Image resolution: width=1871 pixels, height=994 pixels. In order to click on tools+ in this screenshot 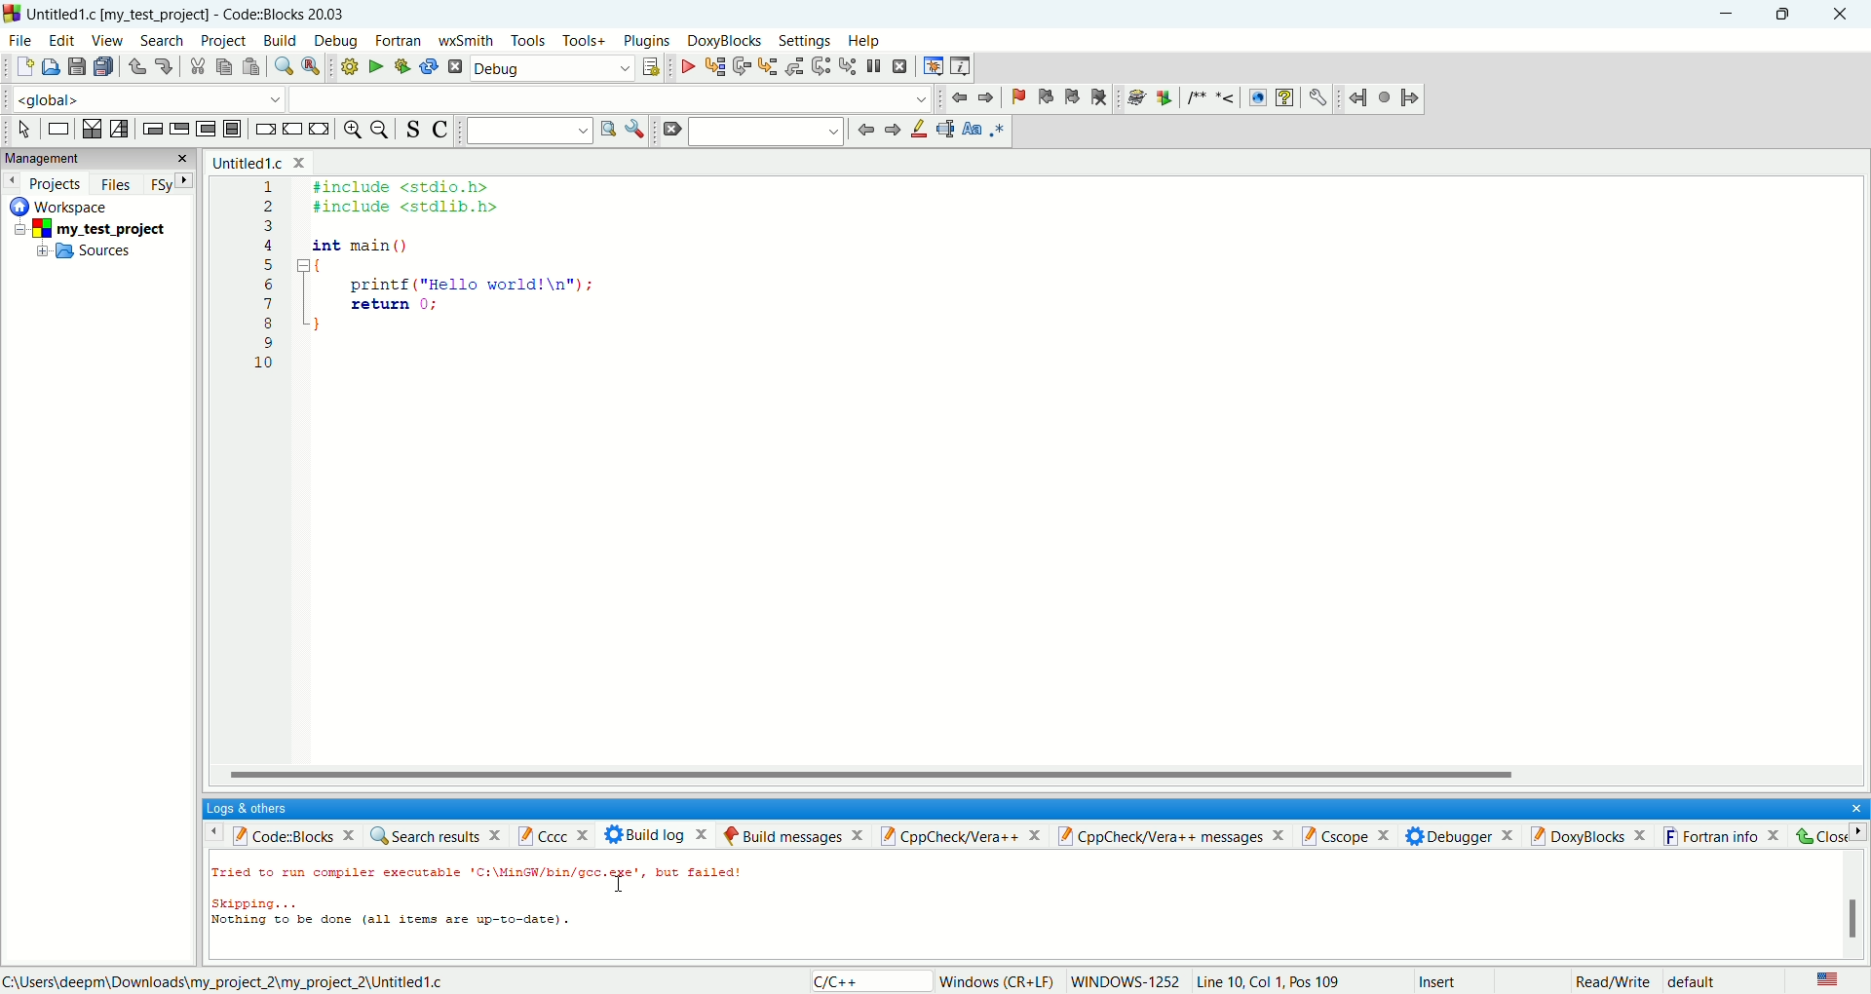, I will do `click(582, 40)`.